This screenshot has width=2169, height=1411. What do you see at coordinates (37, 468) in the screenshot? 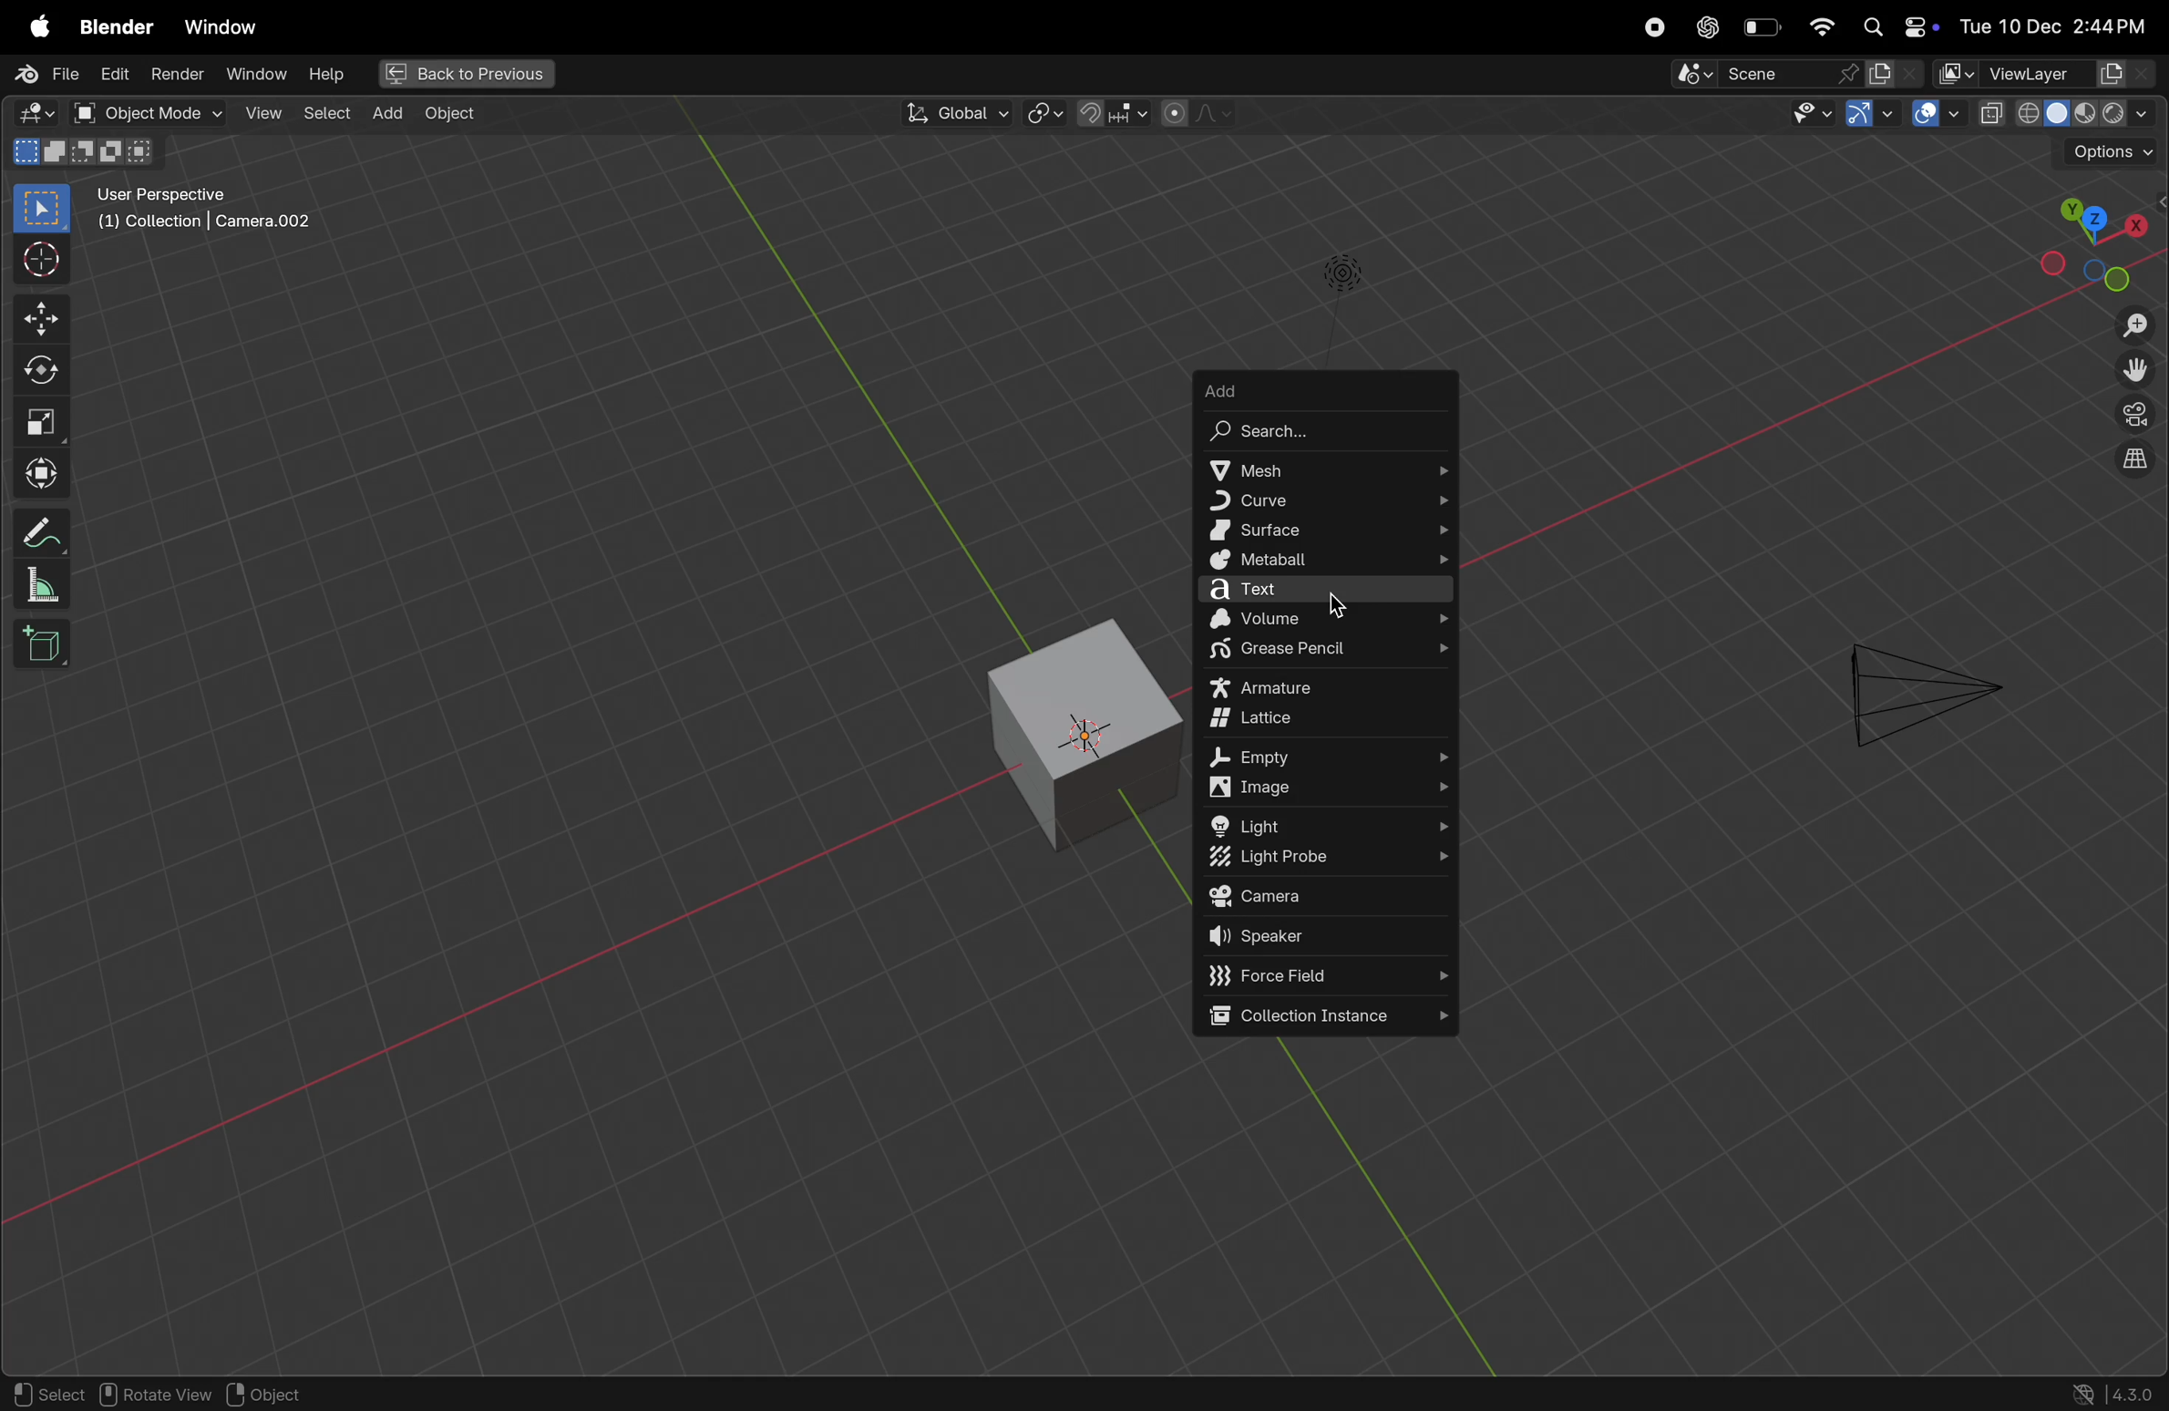
I see `move` at bounding box center [37, 468].